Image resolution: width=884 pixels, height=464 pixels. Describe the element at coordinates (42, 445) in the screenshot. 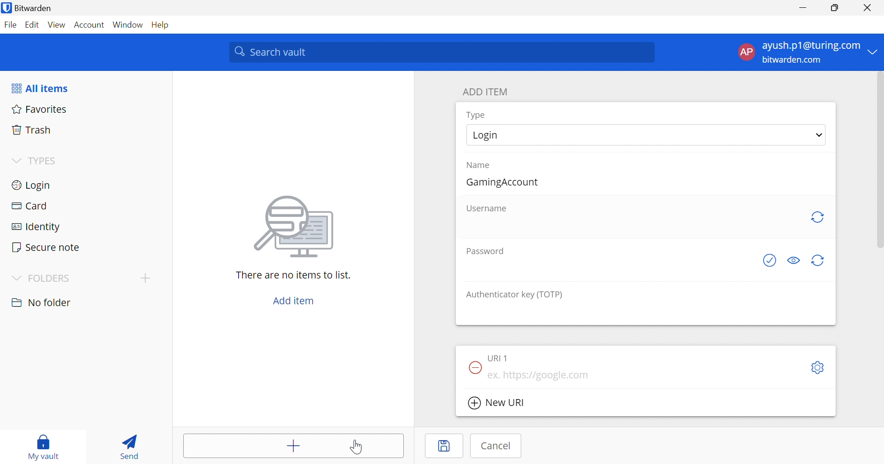

I see `My vault` at that location.